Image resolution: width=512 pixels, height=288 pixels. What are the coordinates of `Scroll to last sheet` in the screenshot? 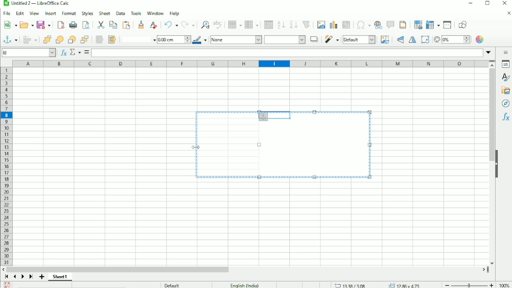 It's located at (31, 277).